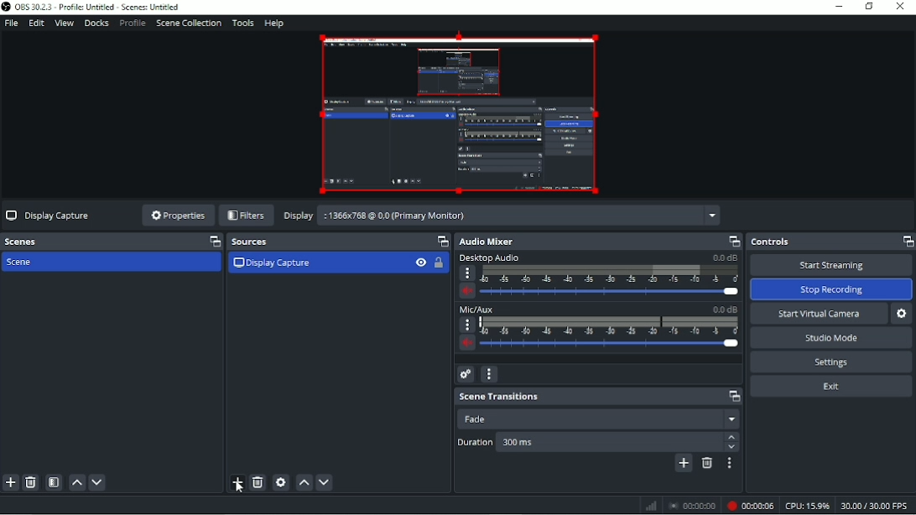 The width and height of the screenshot is (916, 515). I want to click on Controls, so click(830, 242).